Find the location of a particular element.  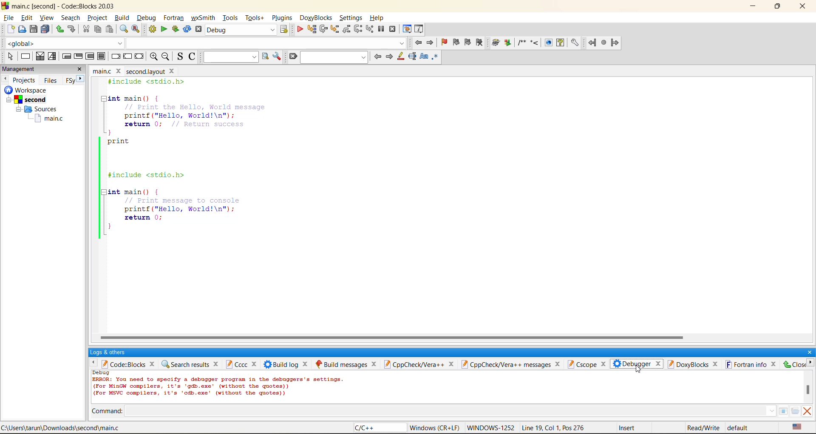

doxyblocks is located at coordinates (535, 43).